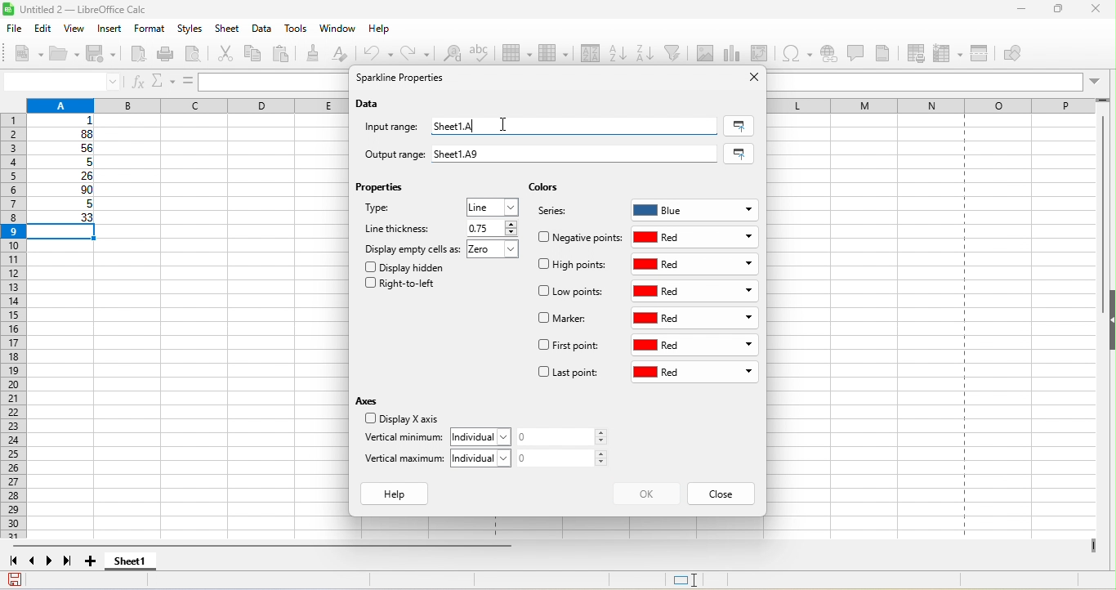 The width and height of the screenshot is (1116, 590). I want to click on negative points, so click(580, 237).